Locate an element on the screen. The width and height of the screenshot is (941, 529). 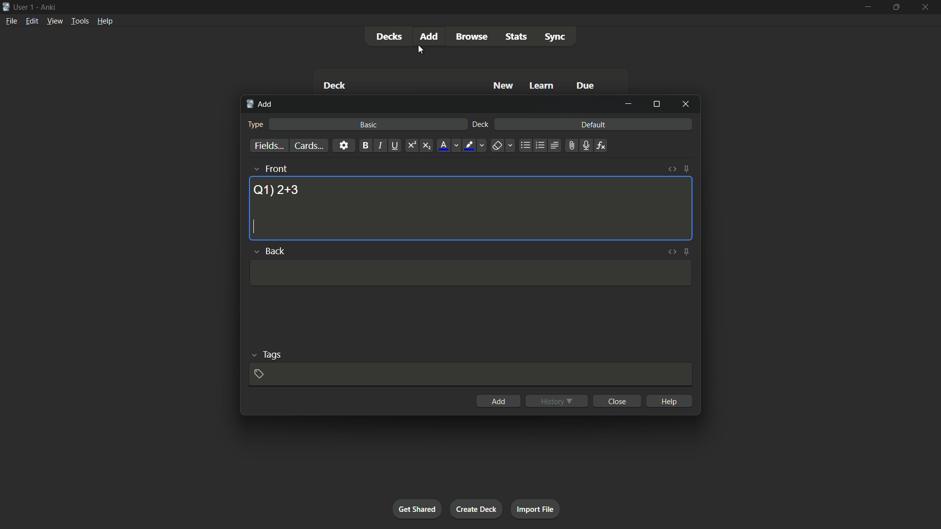
learn is located at coordinates (542, 86).